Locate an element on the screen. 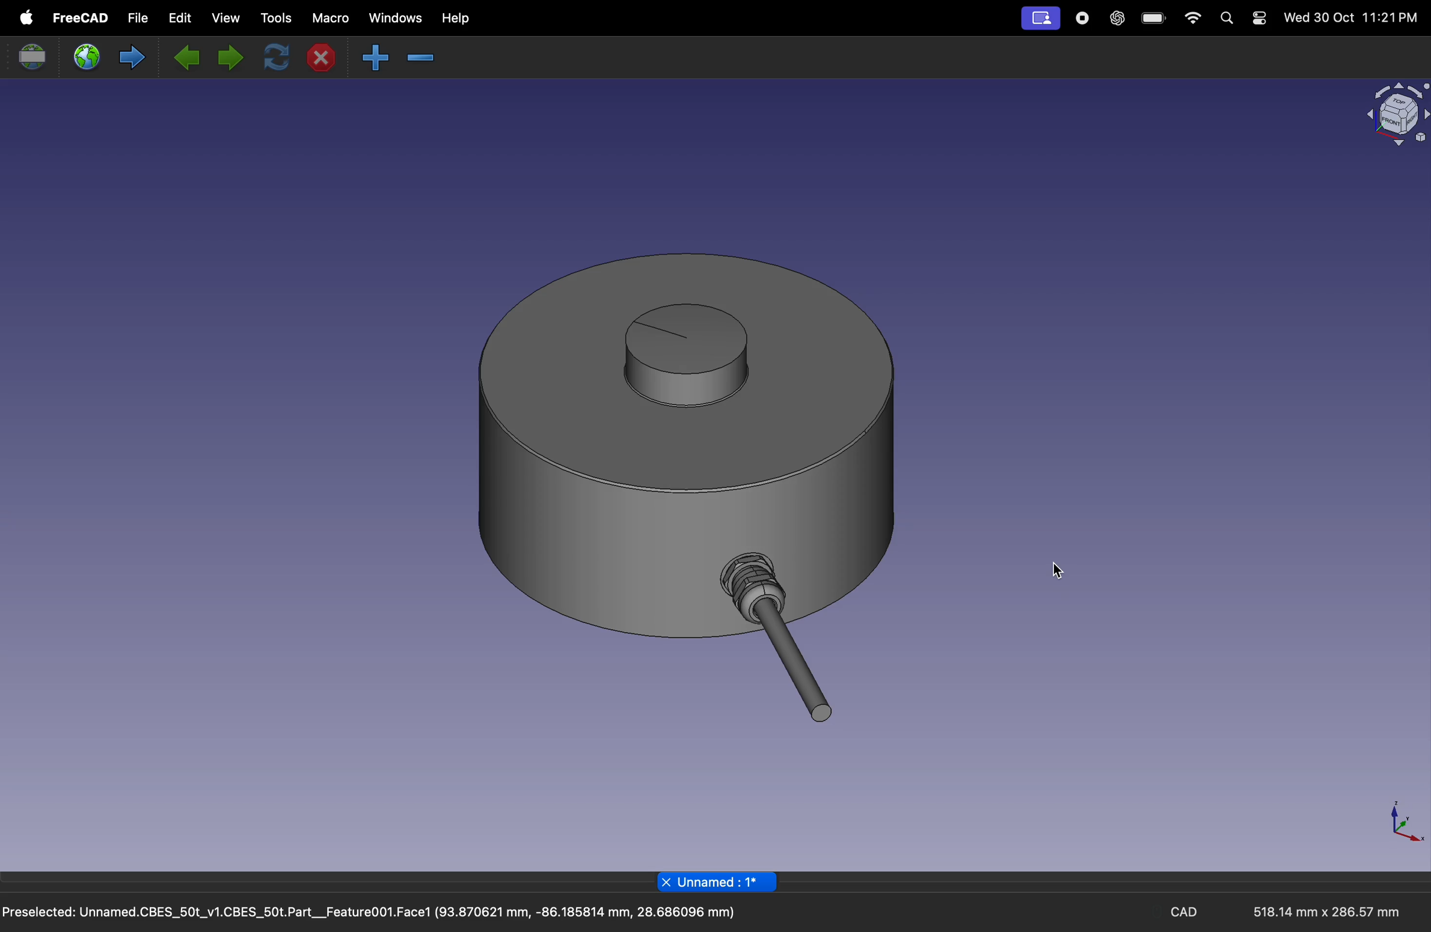 This screenshot has width=1431, height=932. Wed 30 Oct 11:21PM is located at coordinates (1351, 18).